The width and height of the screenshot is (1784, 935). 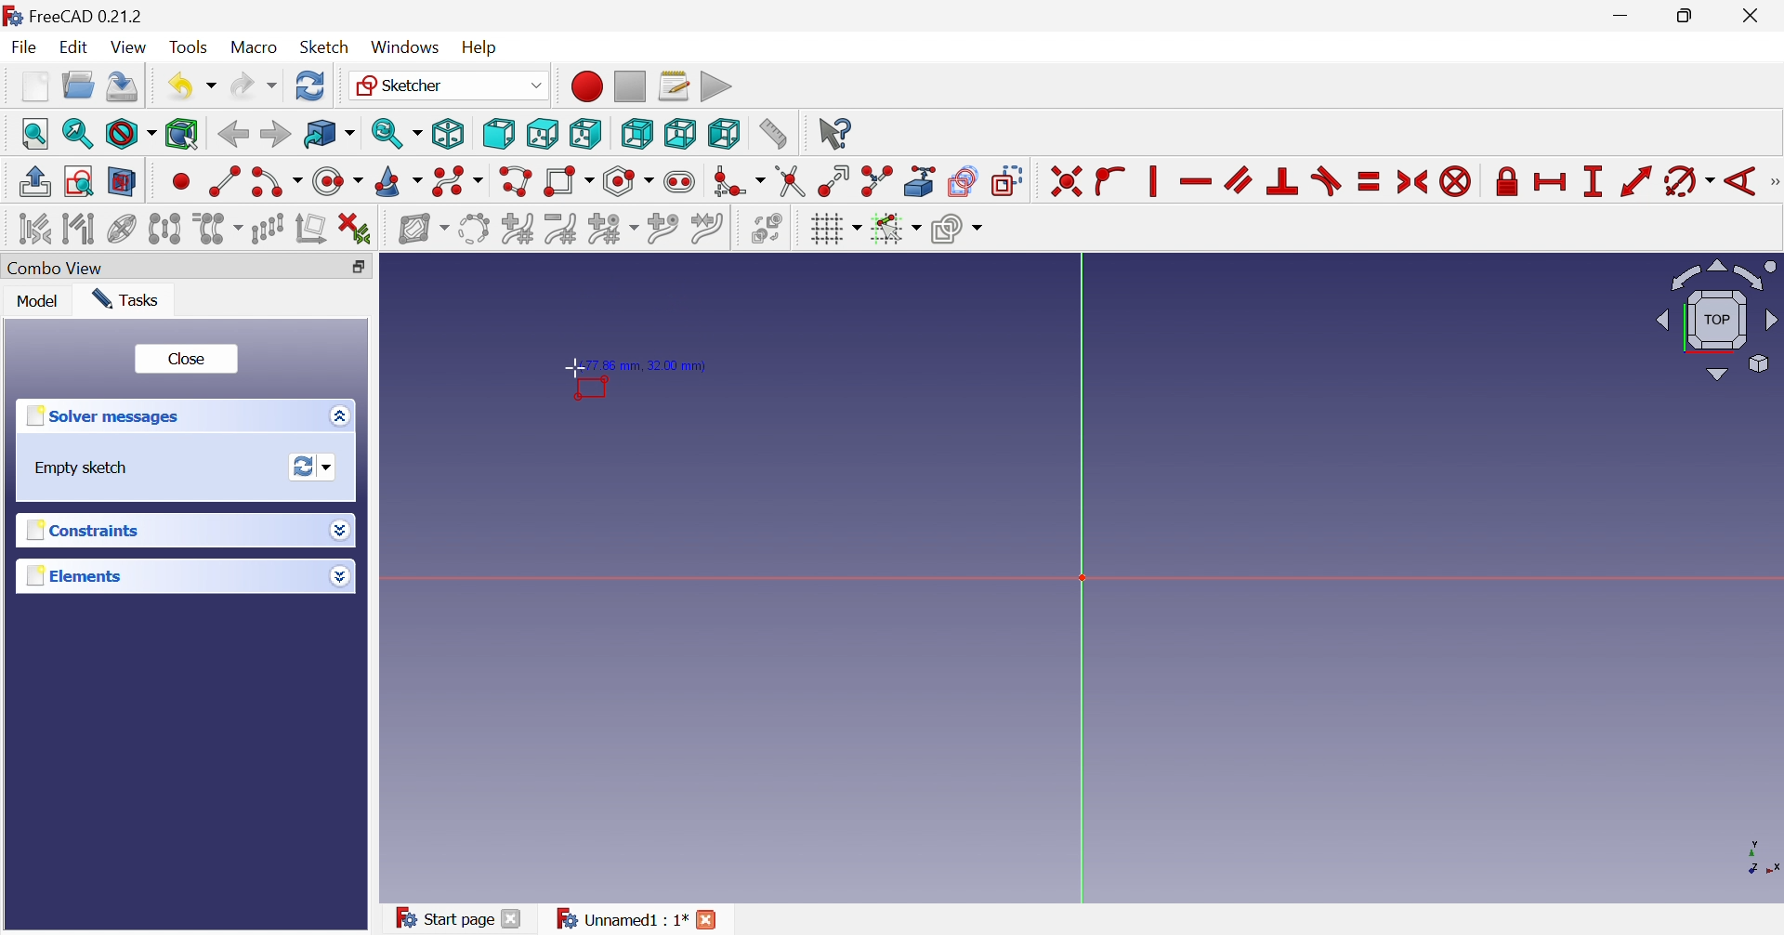 I want to click on Create arc, so click(x=276, y=182).